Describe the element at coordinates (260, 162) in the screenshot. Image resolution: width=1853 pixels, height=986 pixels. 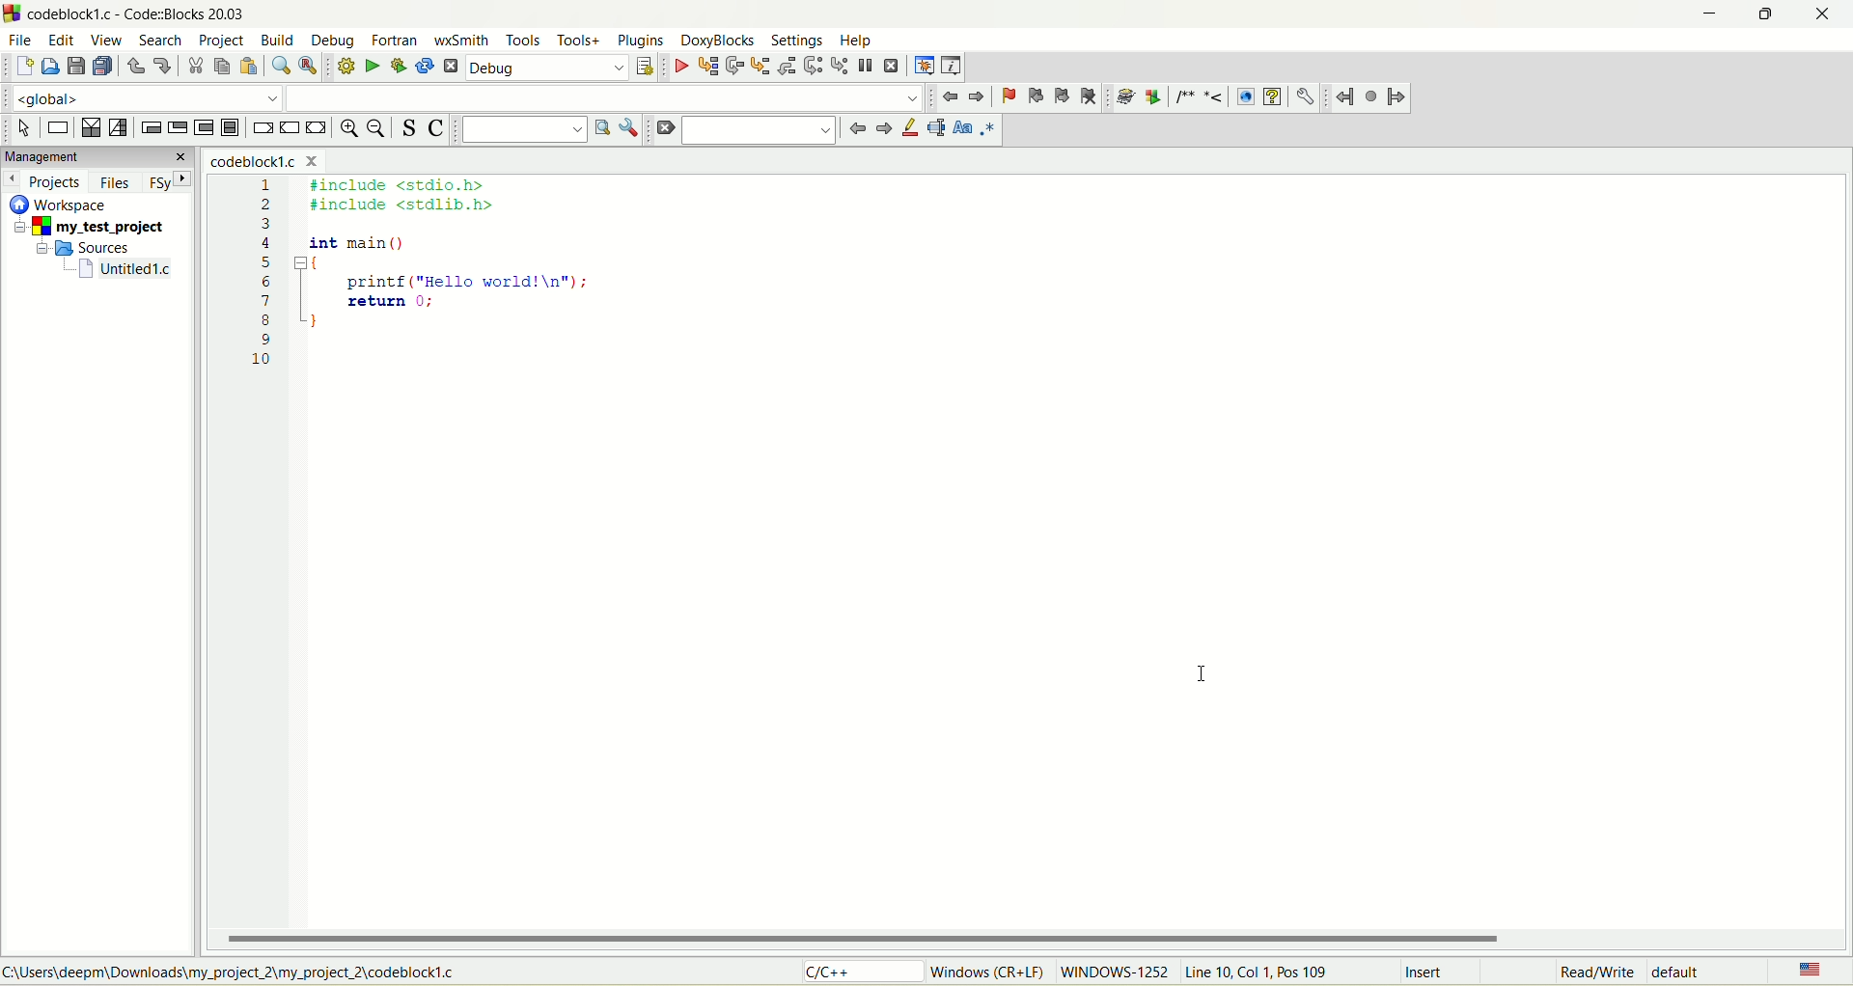
I see `title` at that location.